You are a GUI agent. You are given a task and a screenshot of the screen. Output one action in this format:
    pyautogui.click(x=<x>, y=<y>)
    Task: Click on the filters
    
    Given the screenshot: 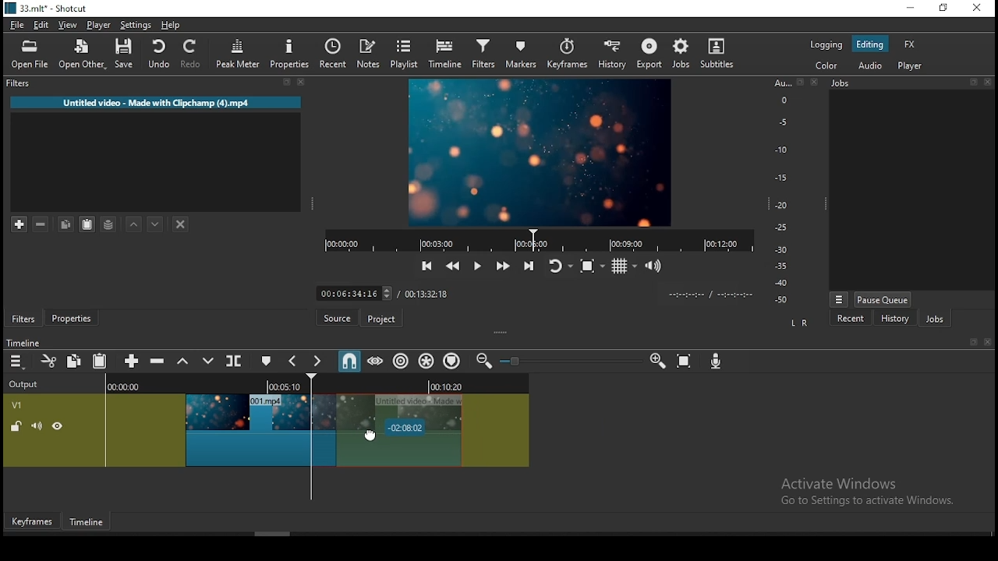 What is the action you would take?
    pyautogui.click(x=16, y=83)
    